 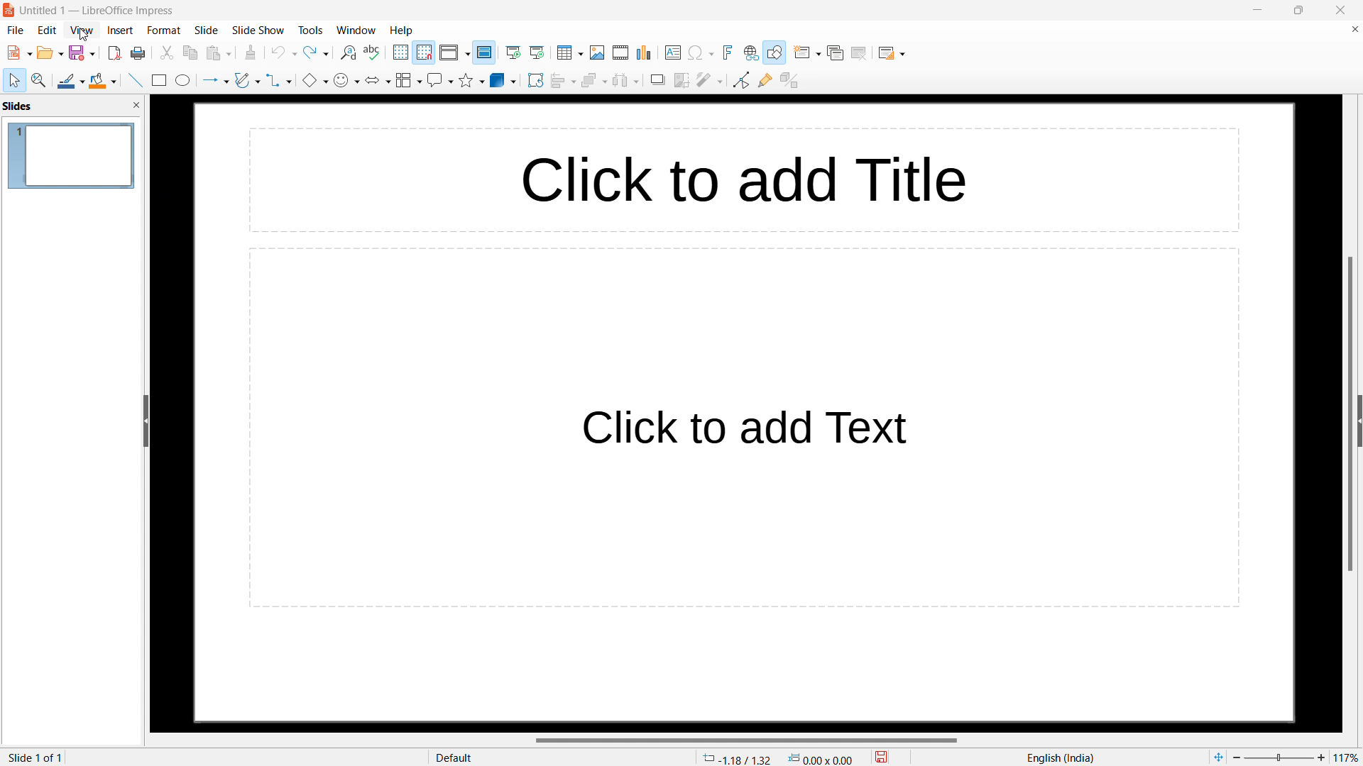 I want to click on display views, so click(x=454, y=52).